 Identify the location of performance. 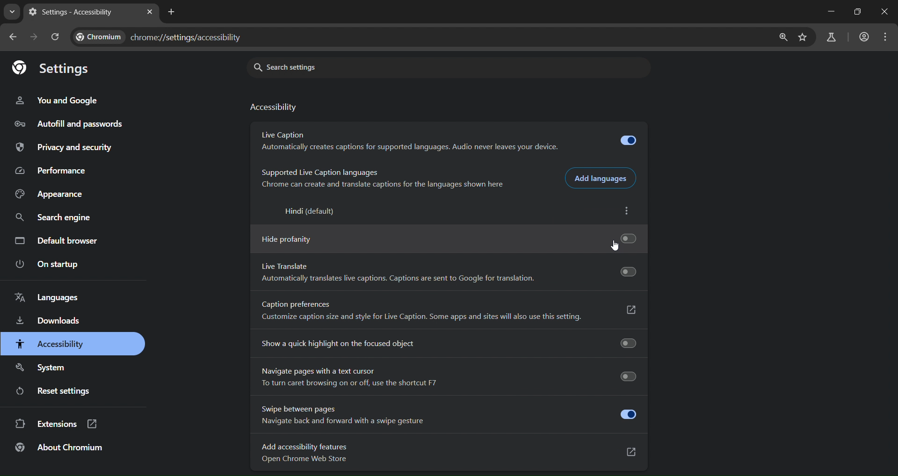
(55, 171).